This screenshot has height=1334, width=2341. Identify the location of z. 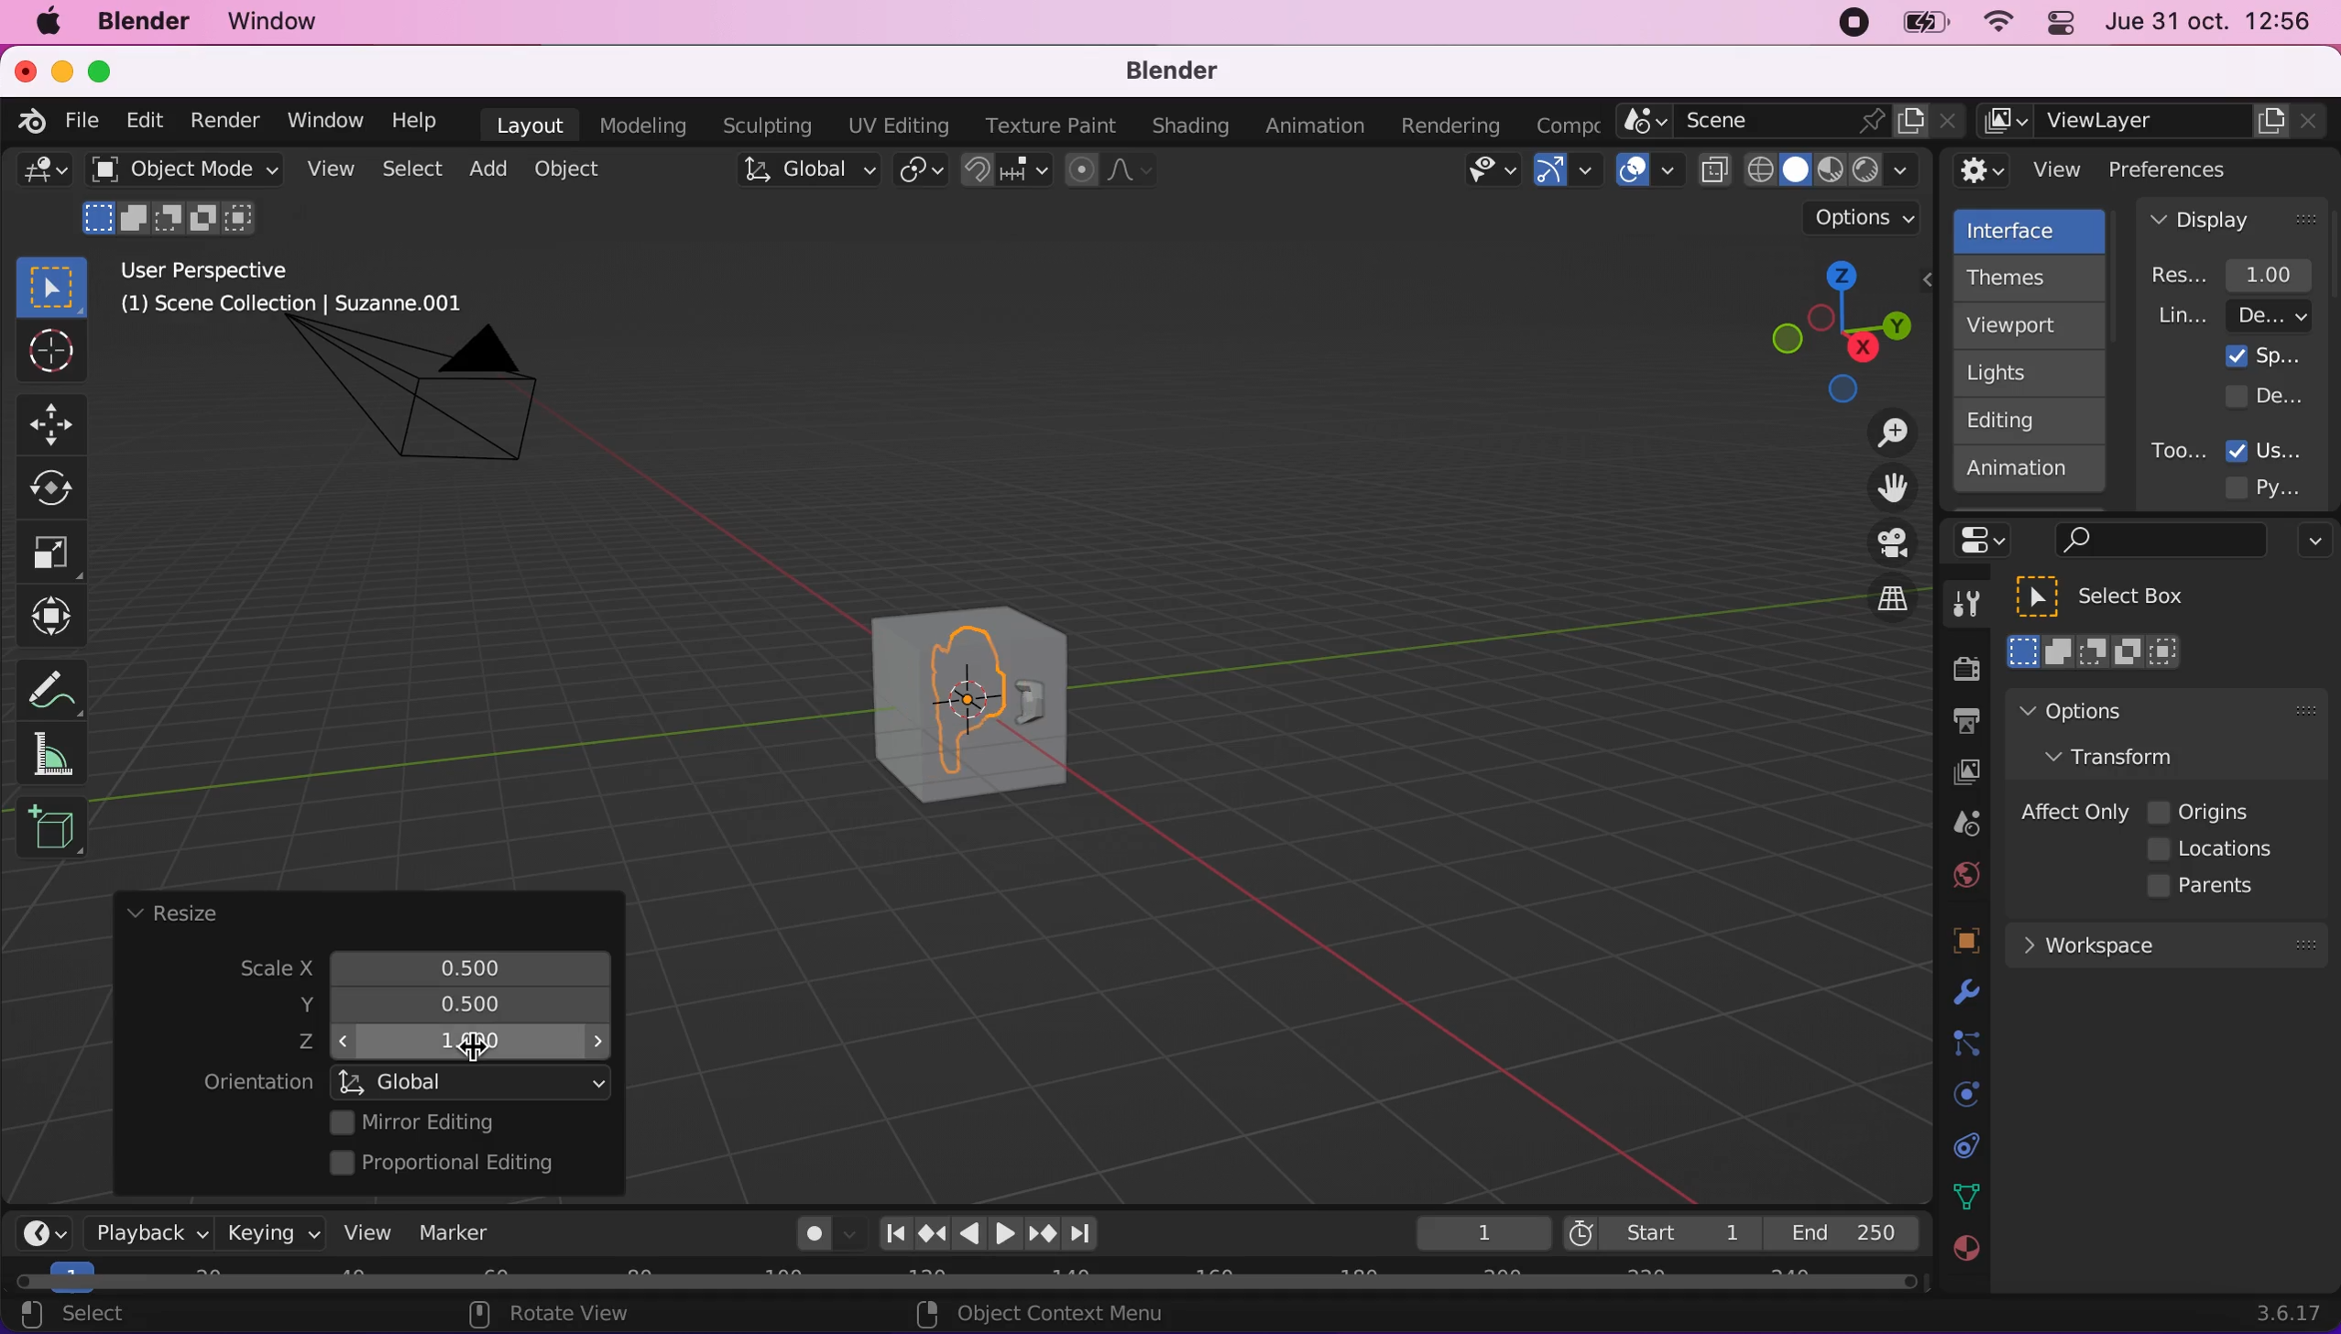
(452, 1042).